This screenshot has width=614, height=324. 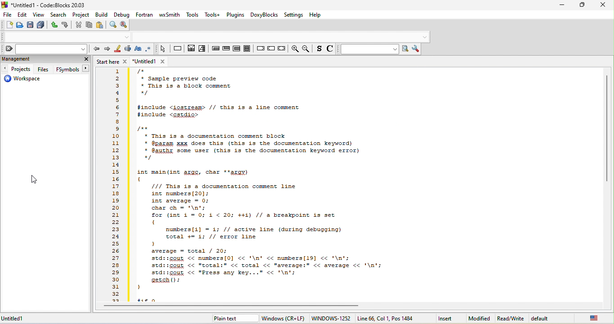 What do you see at coordinates (82, 15) in the screenshot?
I see `project` at bounding box center [82, 15].